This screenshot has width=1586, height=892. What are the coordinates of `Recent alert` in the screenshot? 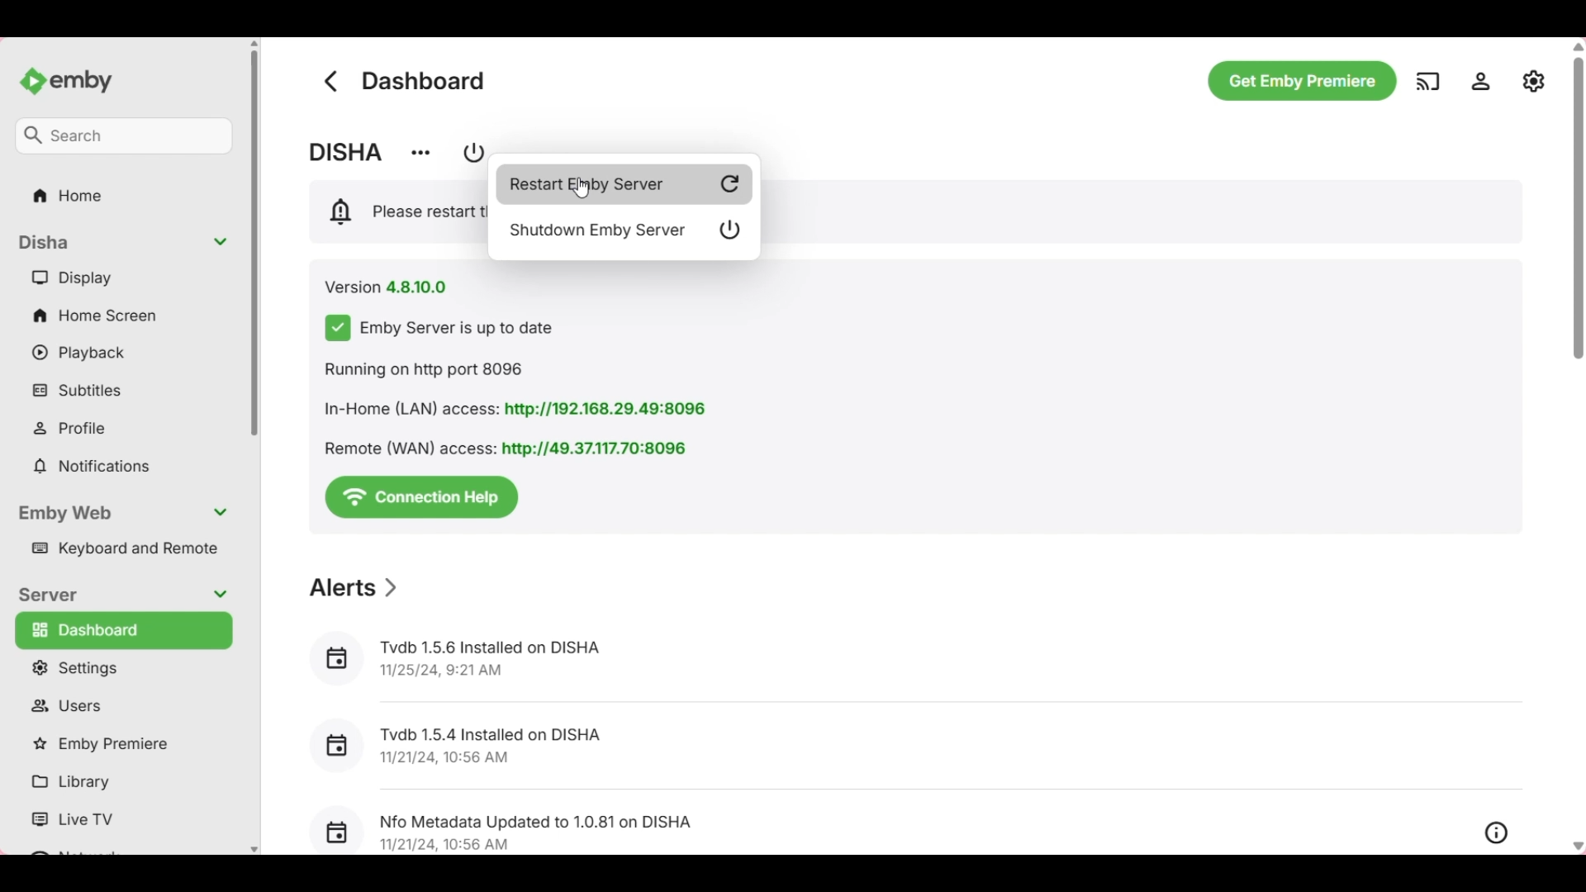 It's located at (911, 660).